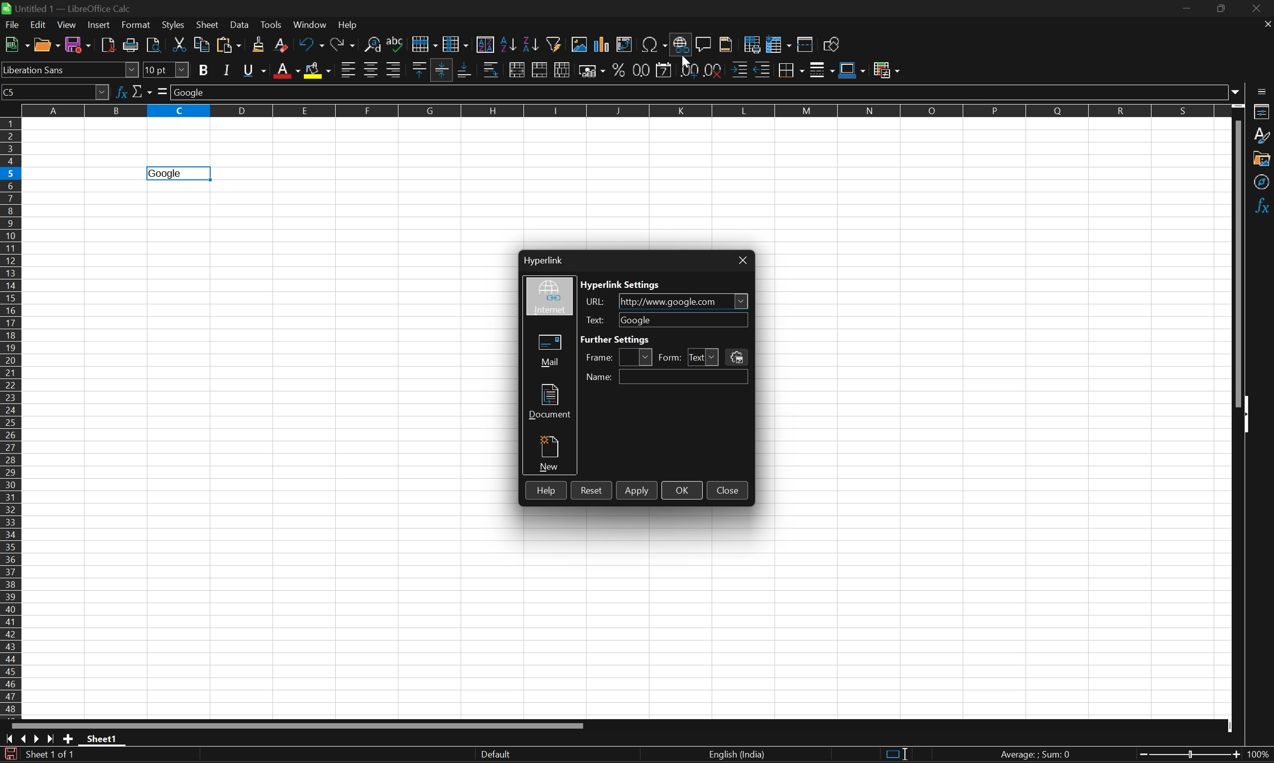 This screenshot has width=1274, height=763. What do you see at coordinates (532, 45) in the screenshot?
I see `Sort descending` at bounding box center [532, 45].